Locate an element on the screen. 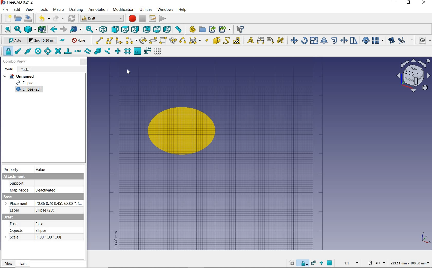  close is located at coordinates (84, 62).